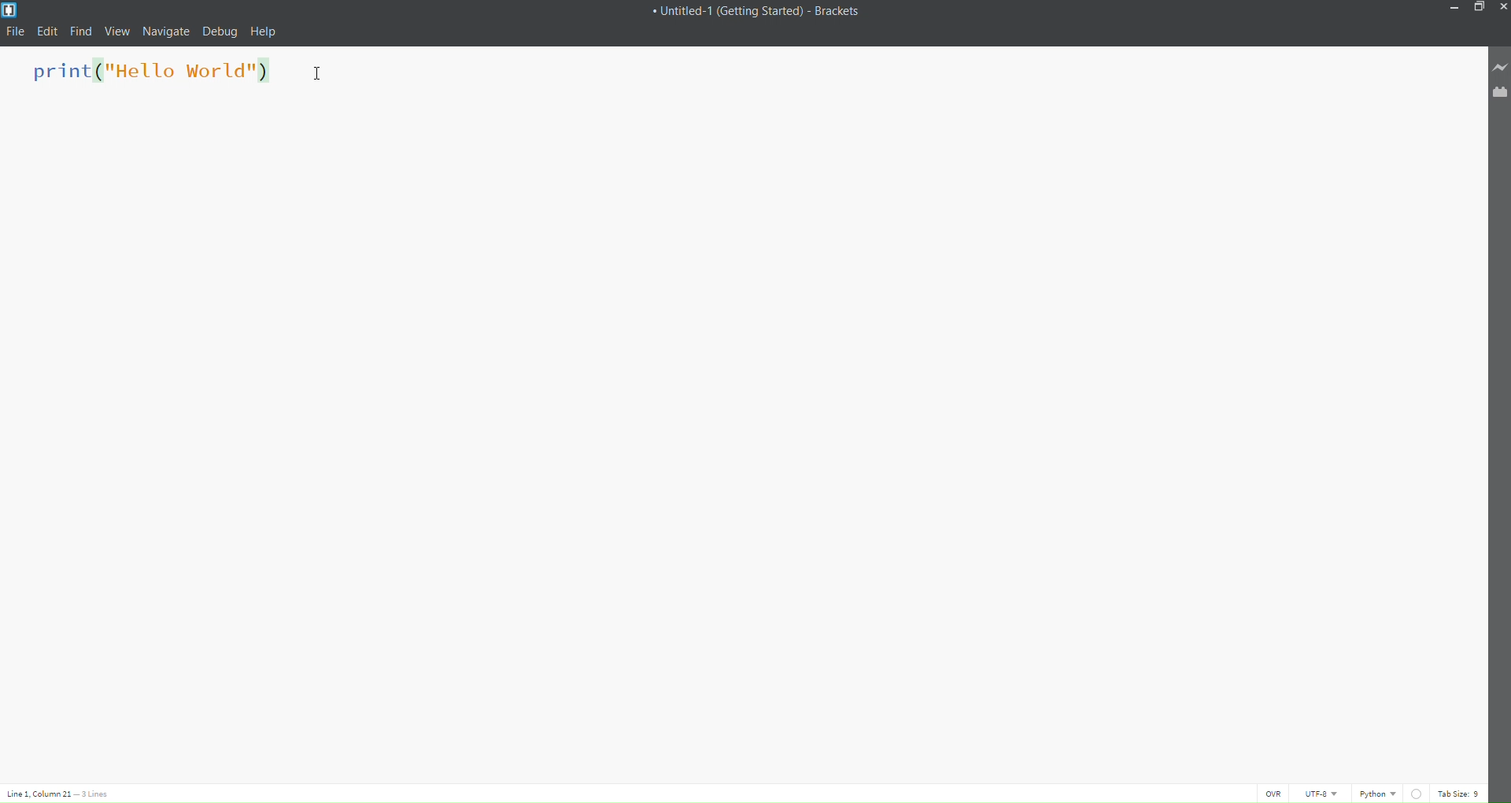  Describe the element at coordinates (220, 31) in the screenshot. I see `debug` at that location.